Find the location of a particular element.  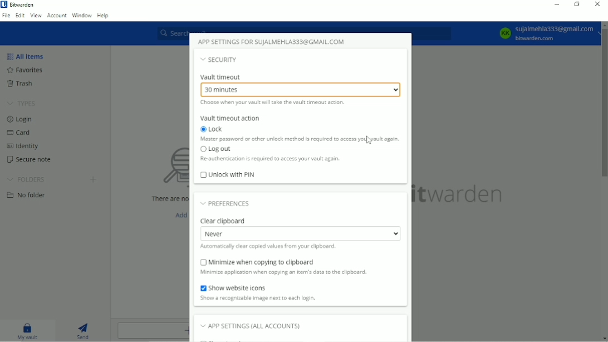

bitwarden is located at coordinates (462, 195).